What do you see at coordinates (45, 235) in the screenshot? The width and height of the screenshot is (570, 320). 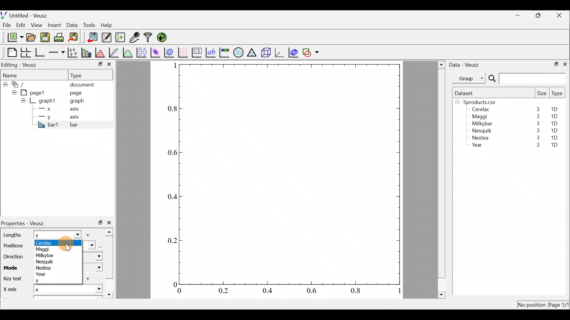 I see `y` at bounding box center [45, 235].